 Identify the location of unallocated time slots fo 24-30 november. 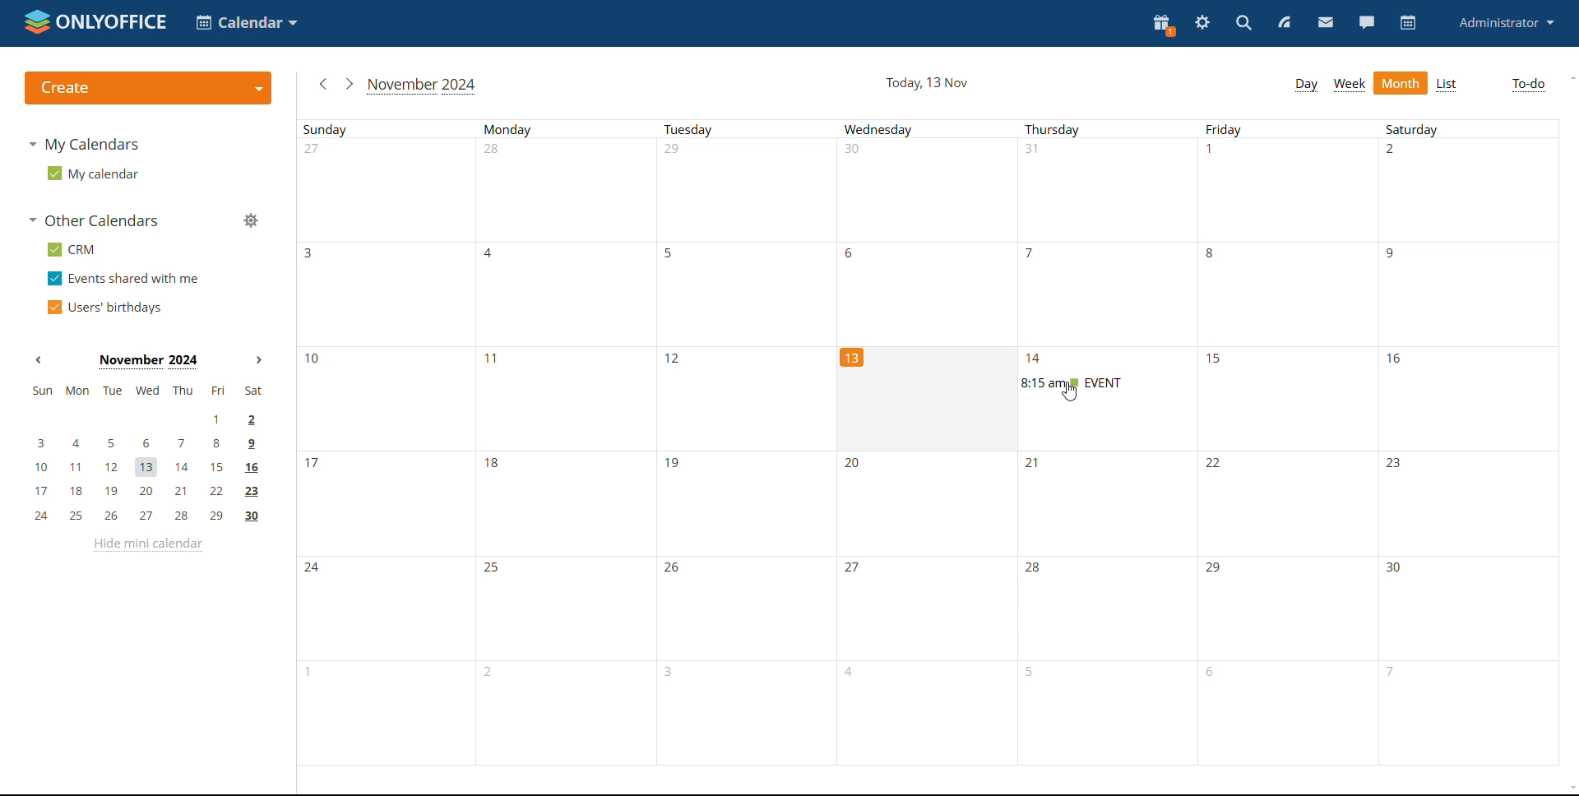
(941, 603).